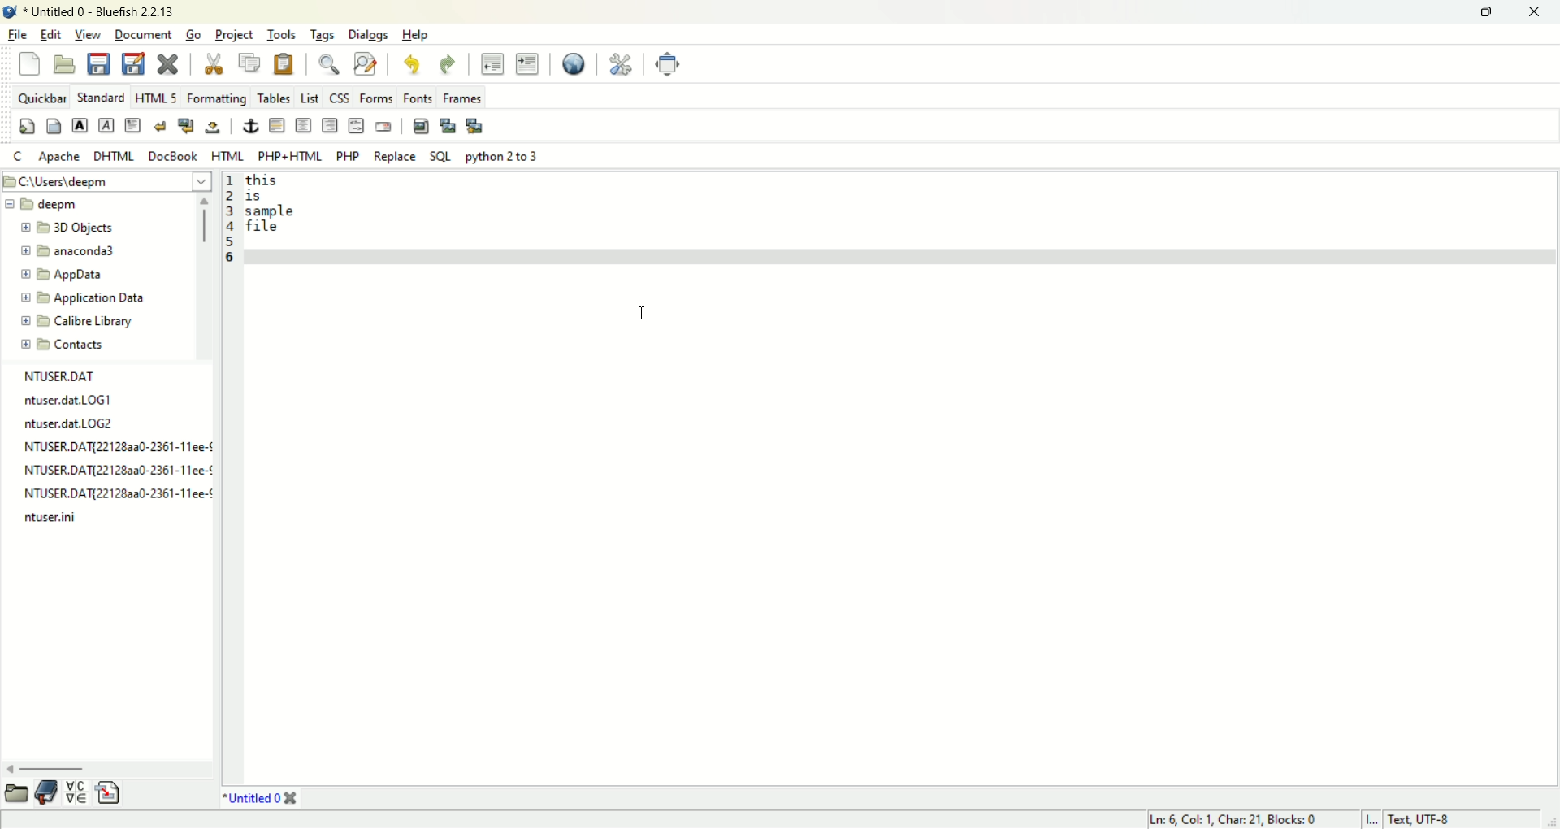  Describe the element at coordinates (106, 124) in the screenshot. I see `emphasis` at that location.